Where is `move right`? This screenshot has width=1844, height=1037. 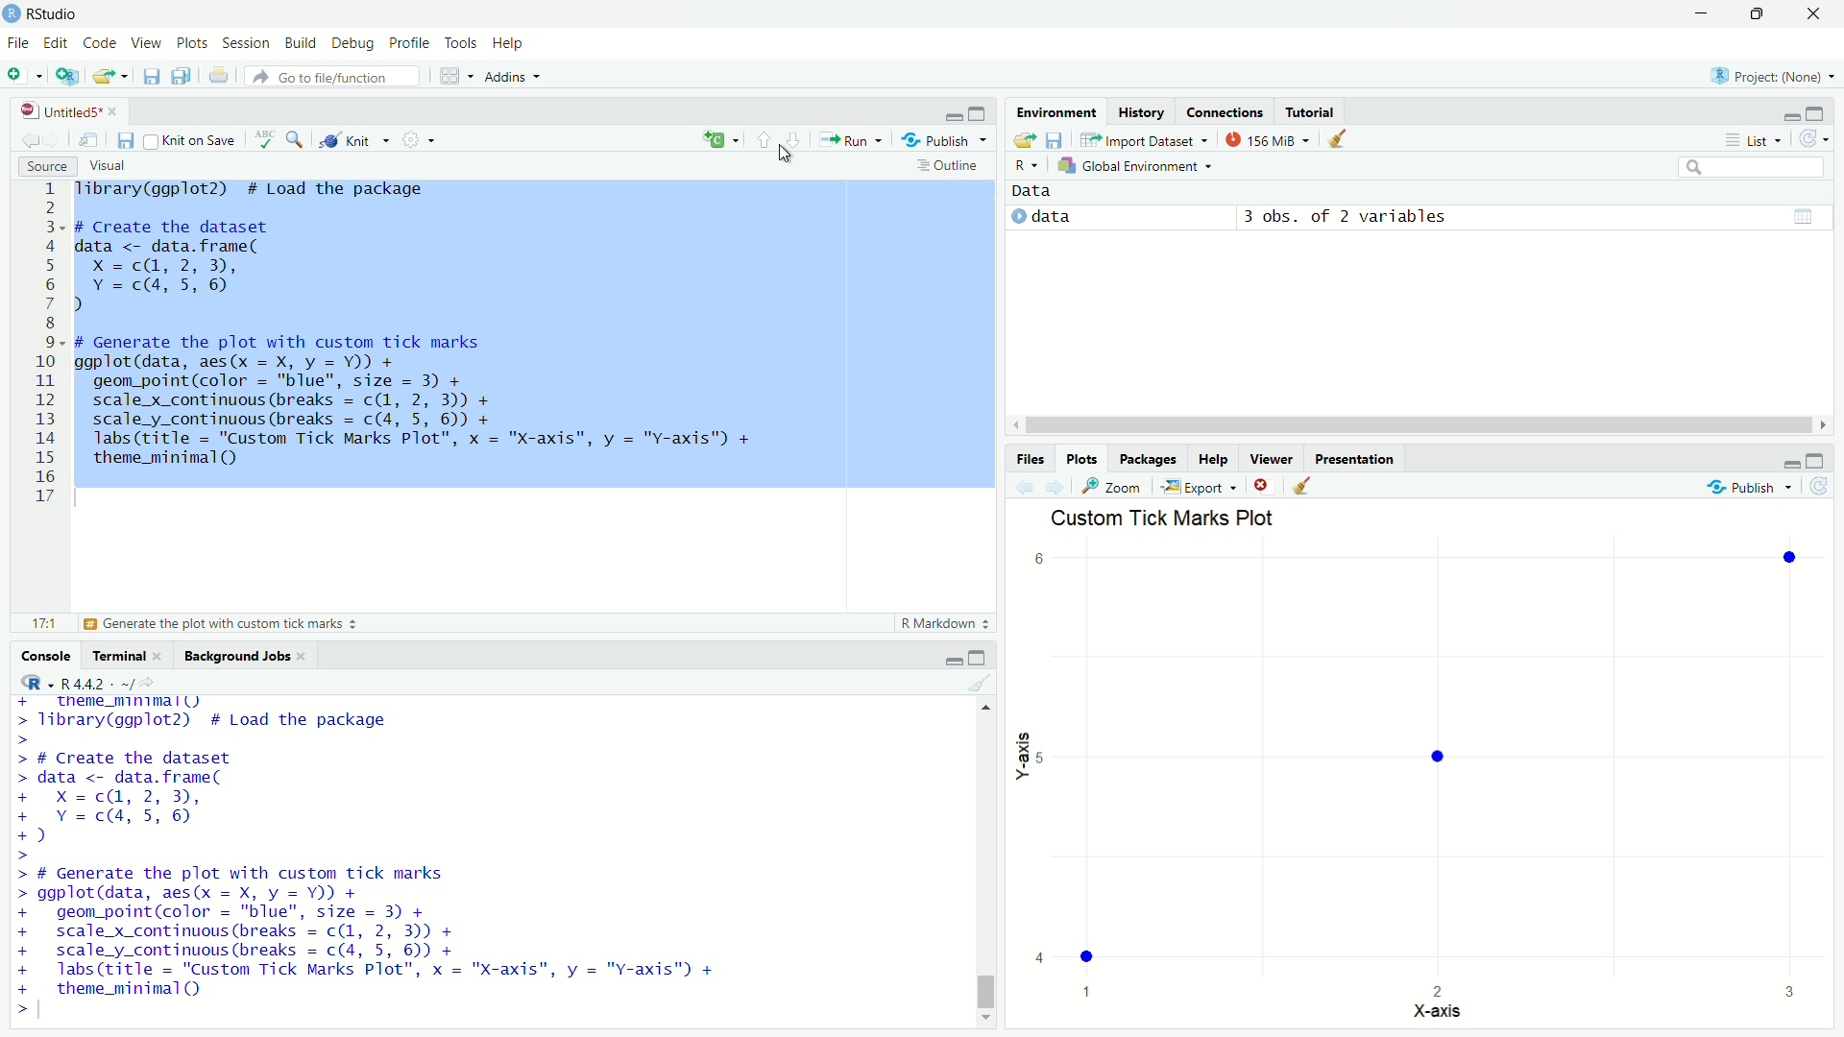 move right is located at coordinates (1827, 423).